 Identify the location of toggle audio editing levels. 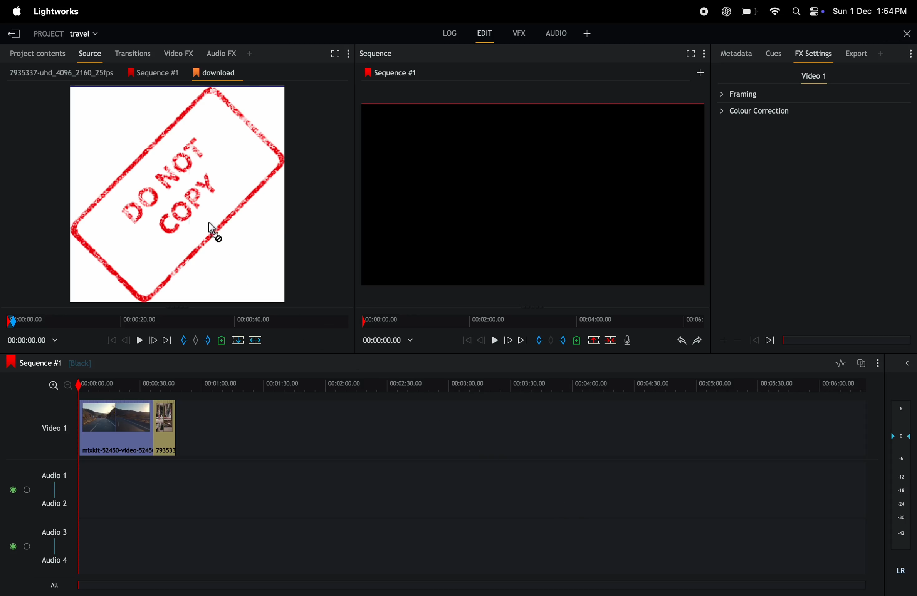
(840, 363).